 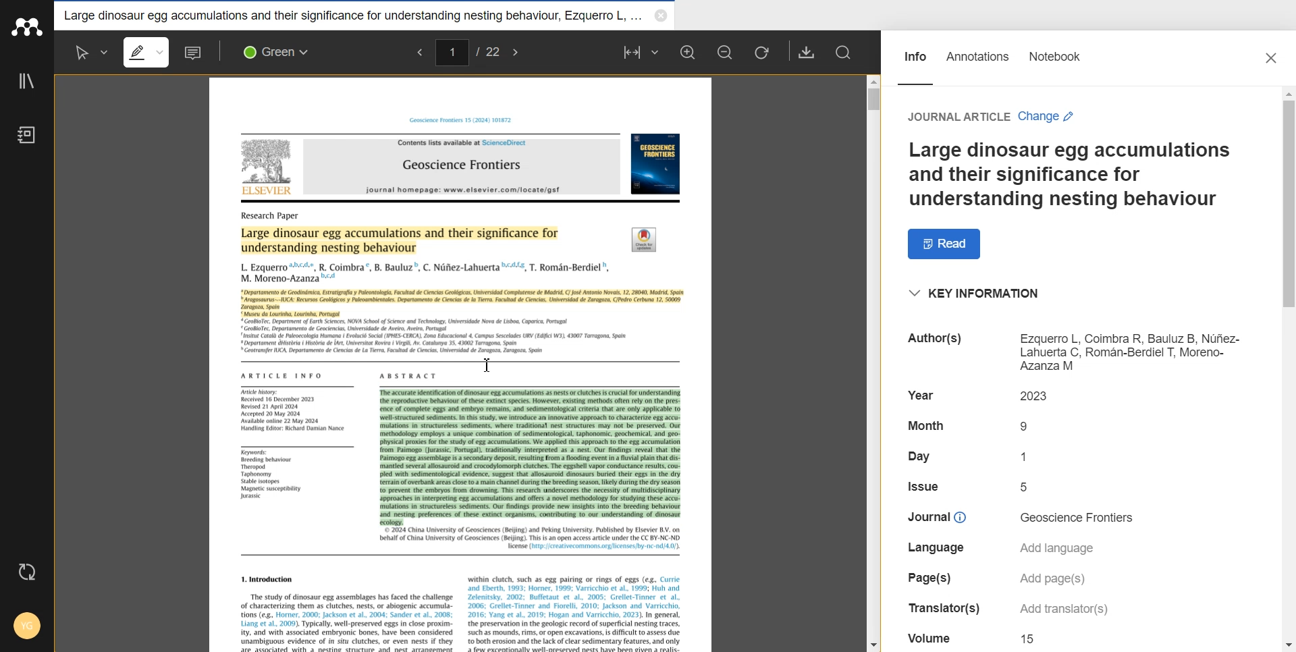 What do you see at coordinates (464, 119) in the screenshot?
I see `header` at bounding box center [464, 119].